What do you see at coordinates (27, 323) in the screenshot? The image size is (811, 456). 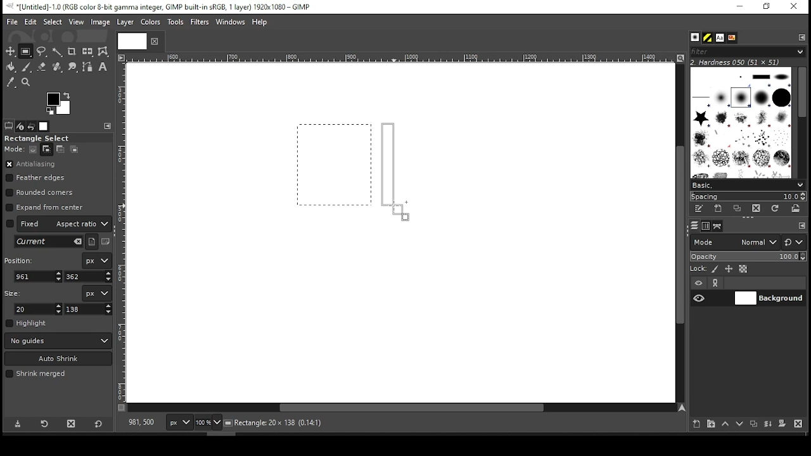 I see `highlight` at bounding box center [27, 323].